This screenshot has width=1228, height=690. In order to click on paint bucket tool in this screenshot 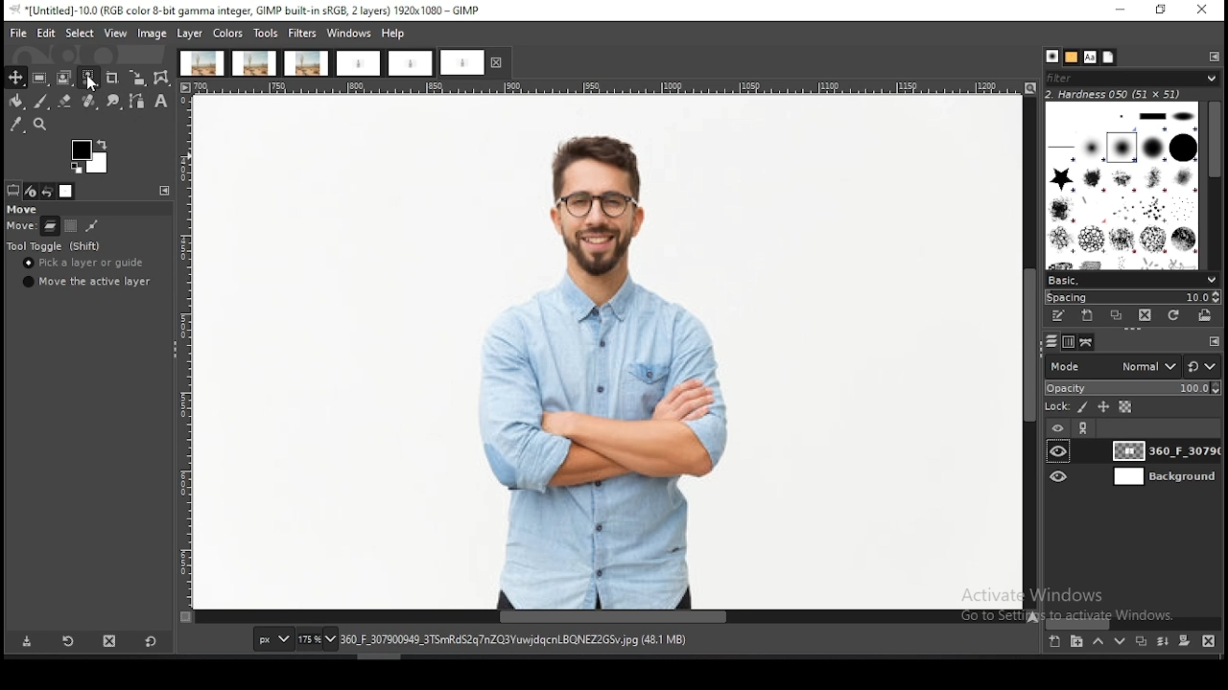, I will do `click(14, 102)`.